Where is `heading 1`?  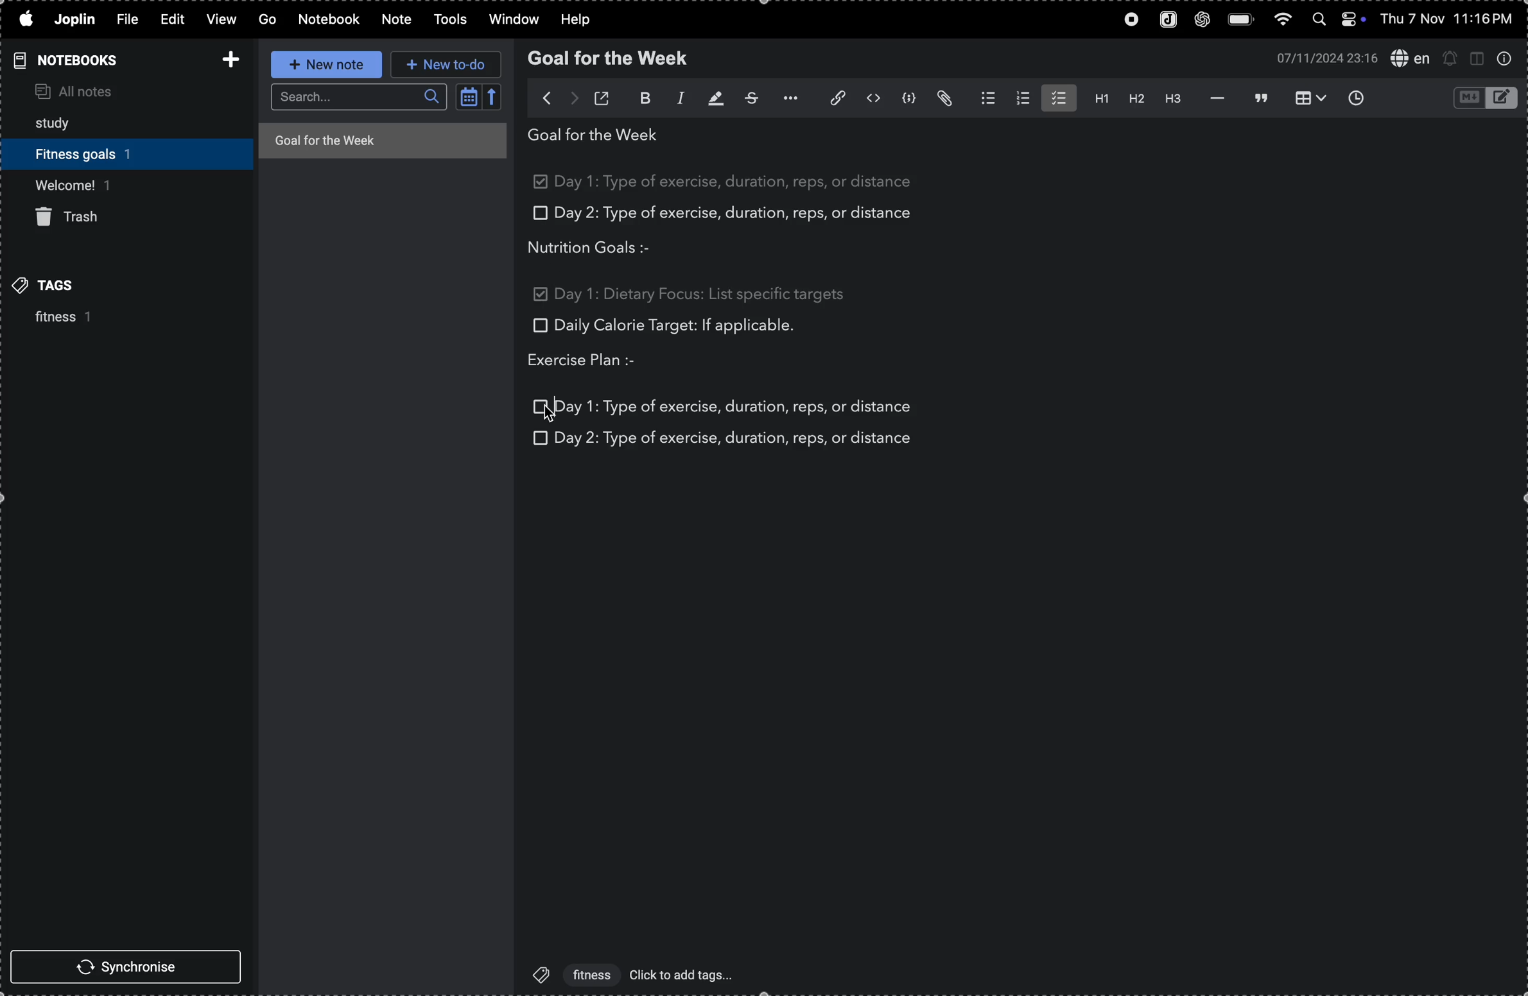
heading 1 is located at coordinates (1097, 99).